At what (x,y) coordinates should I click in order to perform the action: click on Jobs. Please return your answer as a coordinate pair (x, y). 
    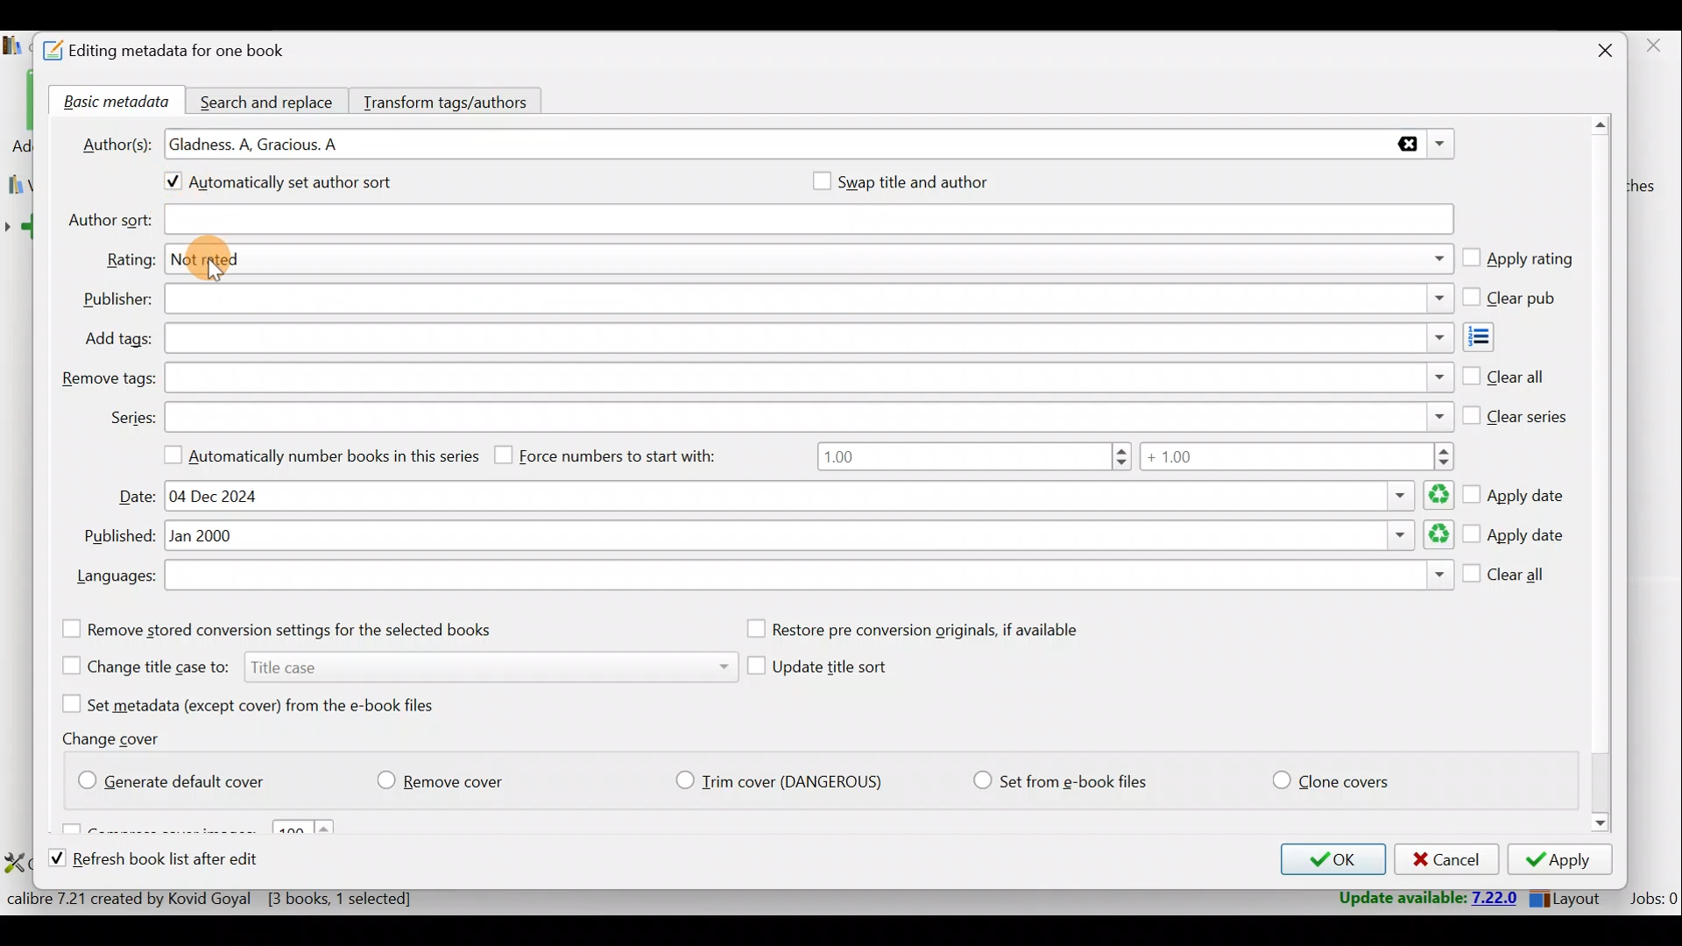
    Looking at the image, I should click on (1652, 898).